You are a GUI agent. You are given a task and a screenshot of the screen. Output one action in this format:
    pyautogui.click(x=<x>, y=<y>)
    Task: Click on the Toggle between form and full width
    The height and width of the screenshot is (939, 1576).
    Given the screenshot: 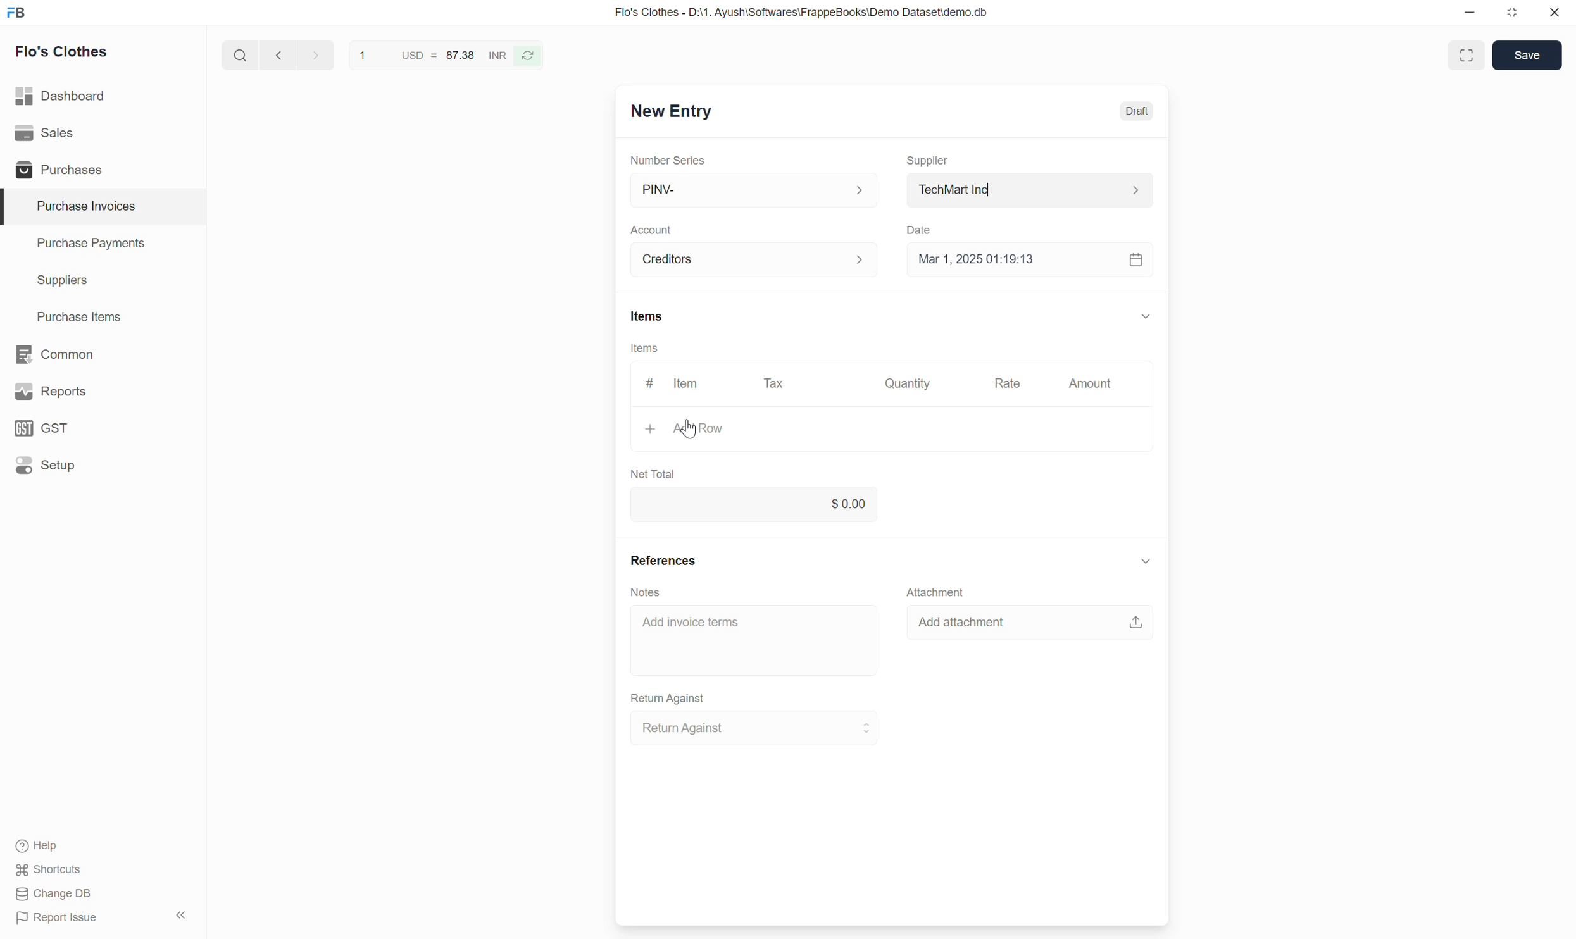 What is the action you would take?
    pyautogui.click(x=1465, y=55)
    